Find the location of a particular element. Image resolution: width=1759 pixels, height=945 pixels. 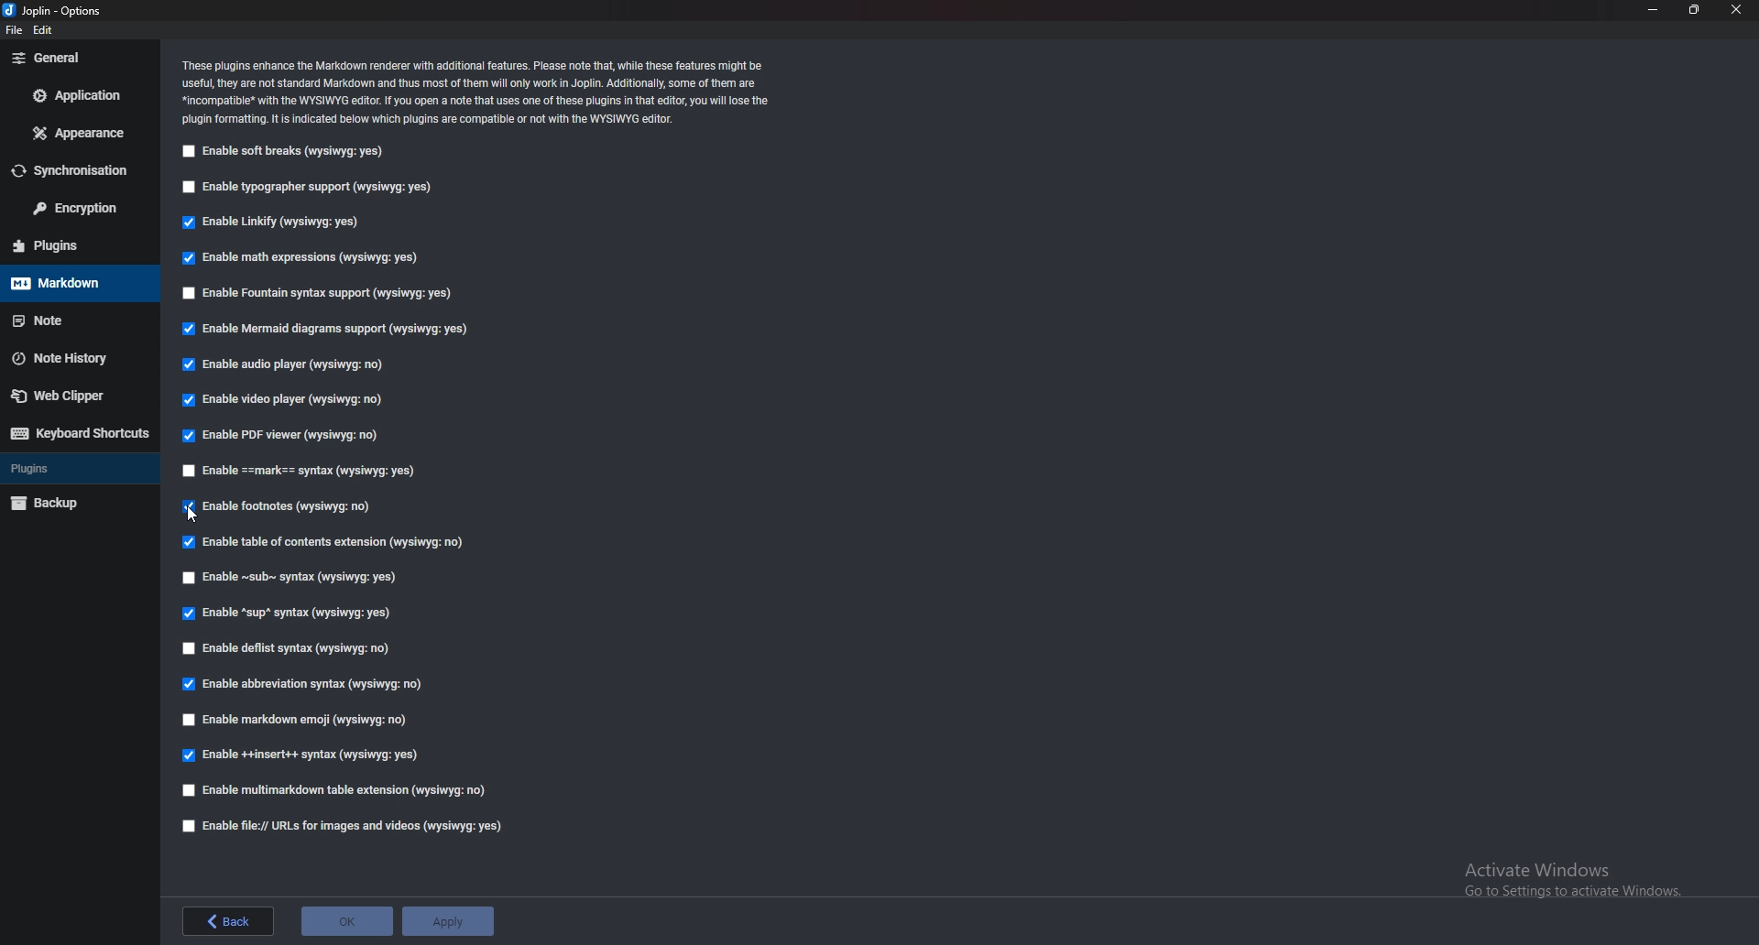

close is located at coordinates (1739, 9).